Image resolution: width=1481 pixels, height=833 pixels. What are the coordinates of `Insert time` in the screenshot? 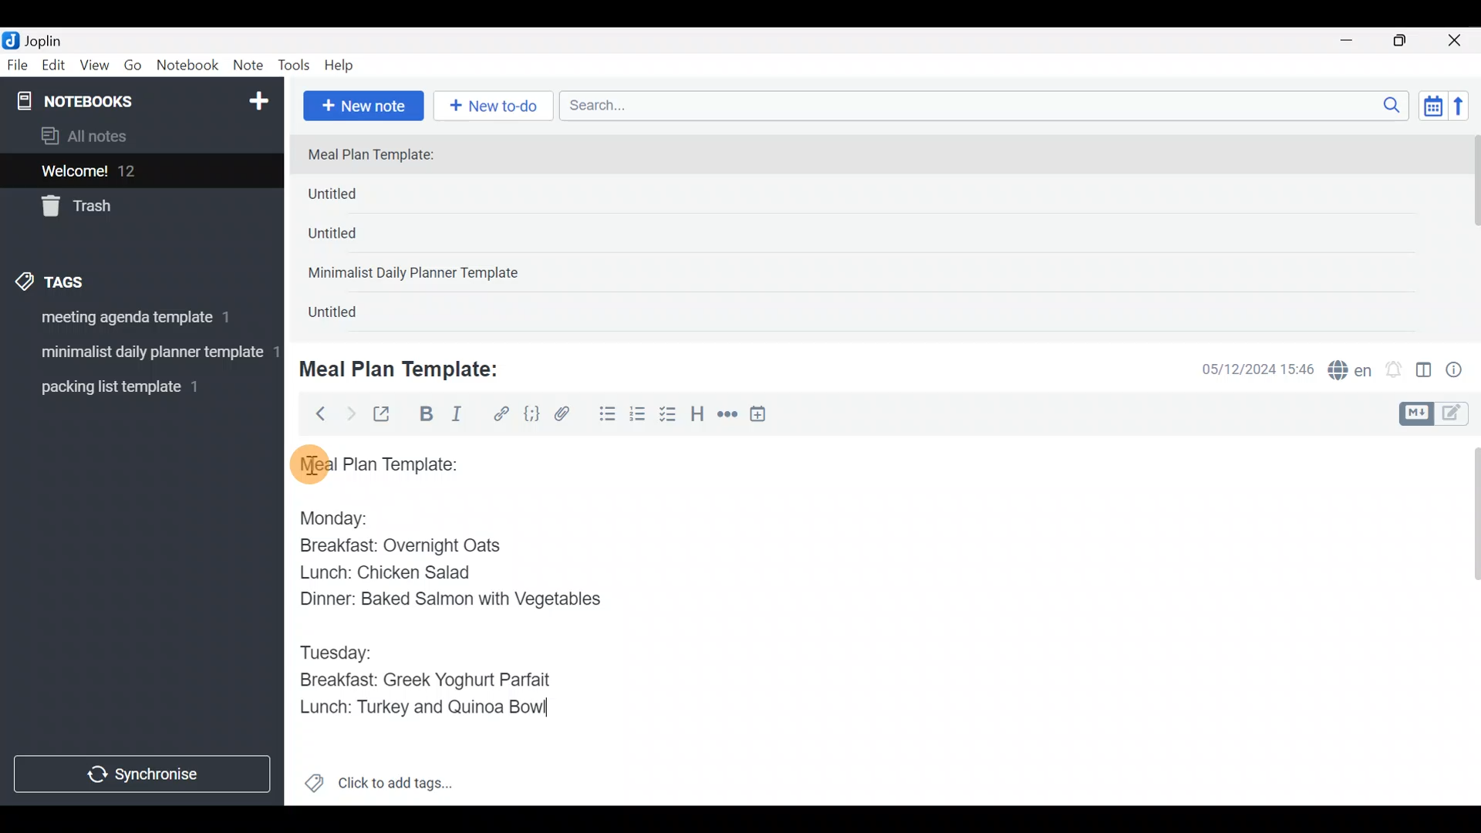 It's located at (765, 416).